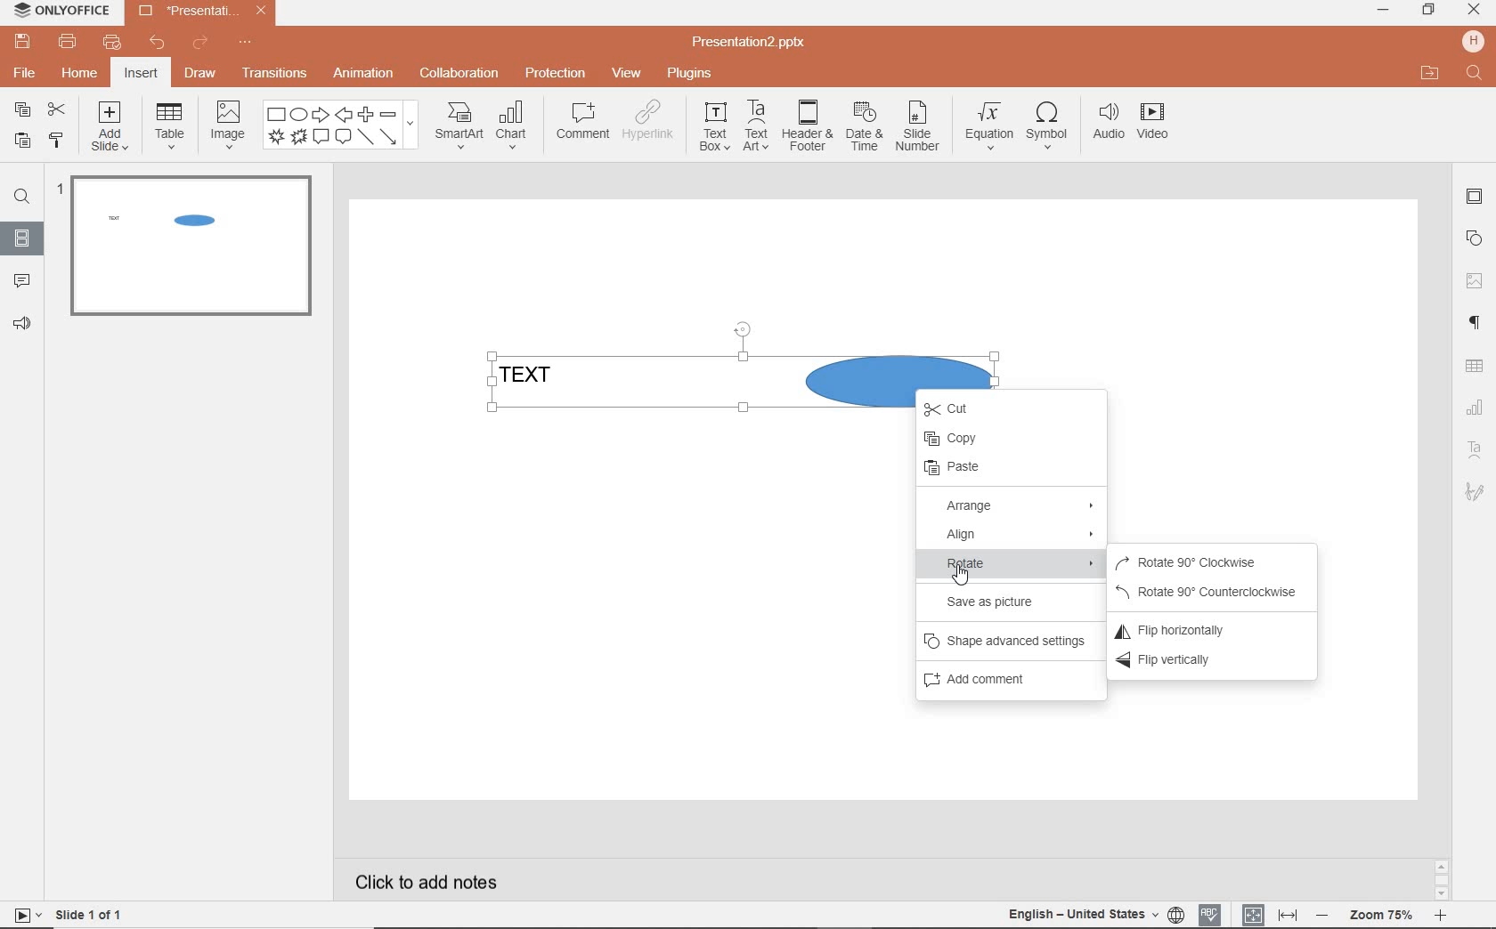 This screenshot has width=1496, height=929. Describe the element at coordinates (110, 43) in the screenshot. I see `customize quick print` at that location.